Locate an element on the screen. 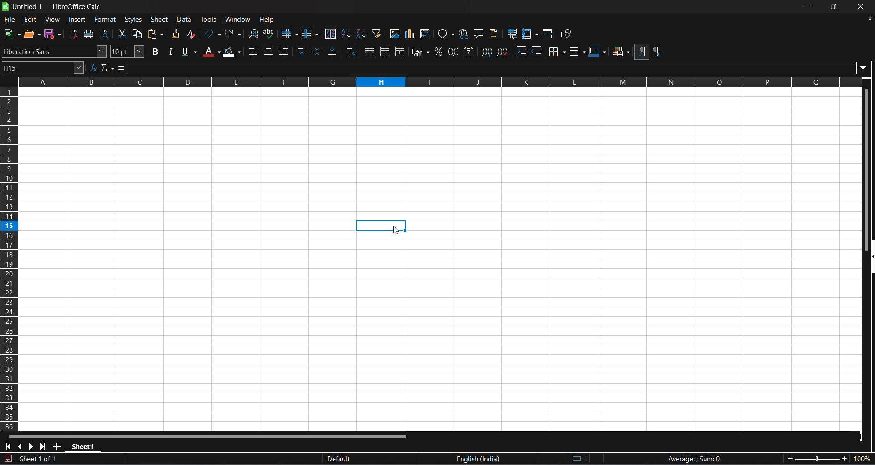 The image size is (875, 465). format as date is located at coordinates (469, 51).